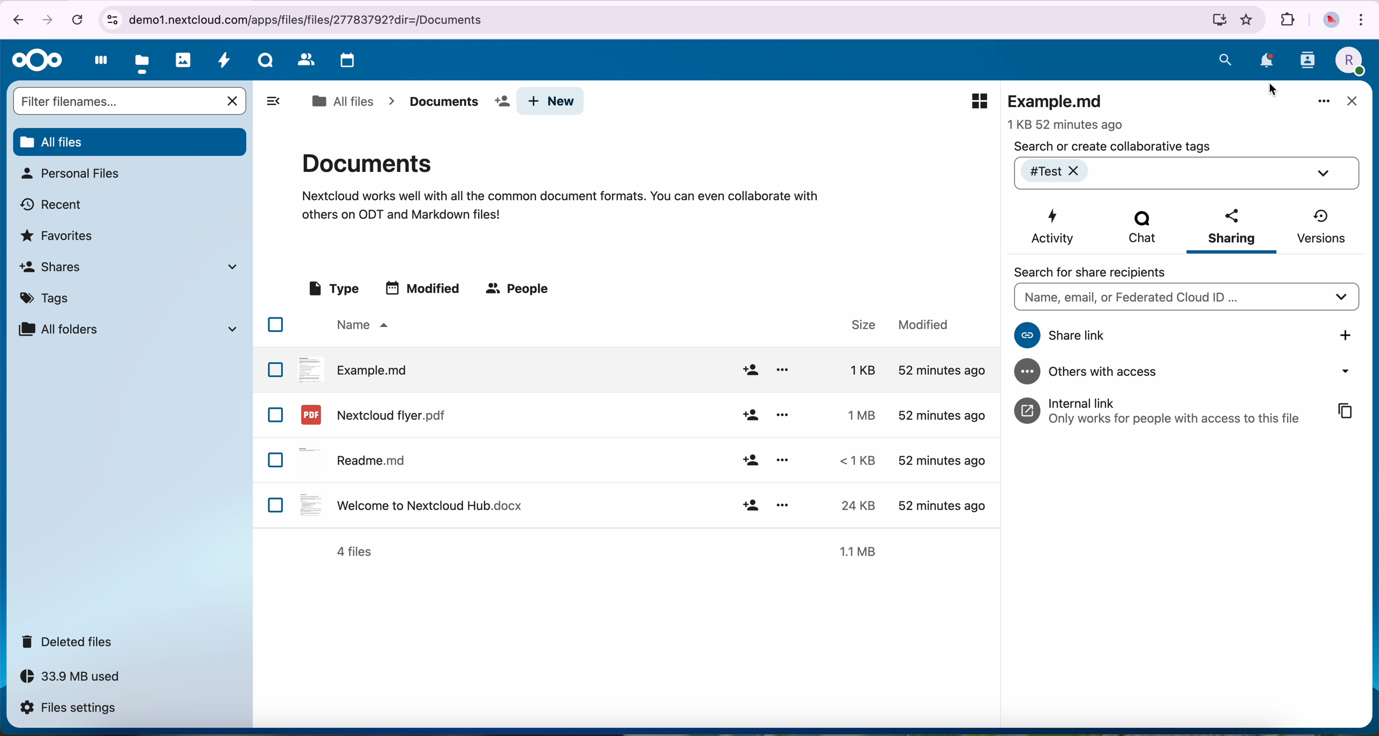  Describe the element at coordinates (1347, 335) in the screenshot. I see `add link` at that location.